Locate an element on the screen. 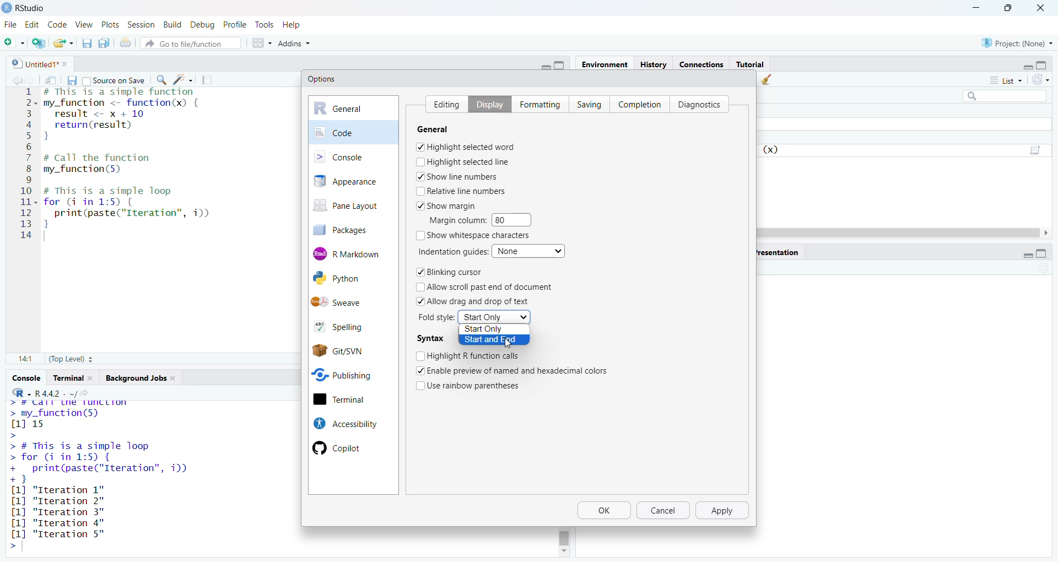 This screenshot has width=1058, height=562. debug is located at coordinates (203, 23).